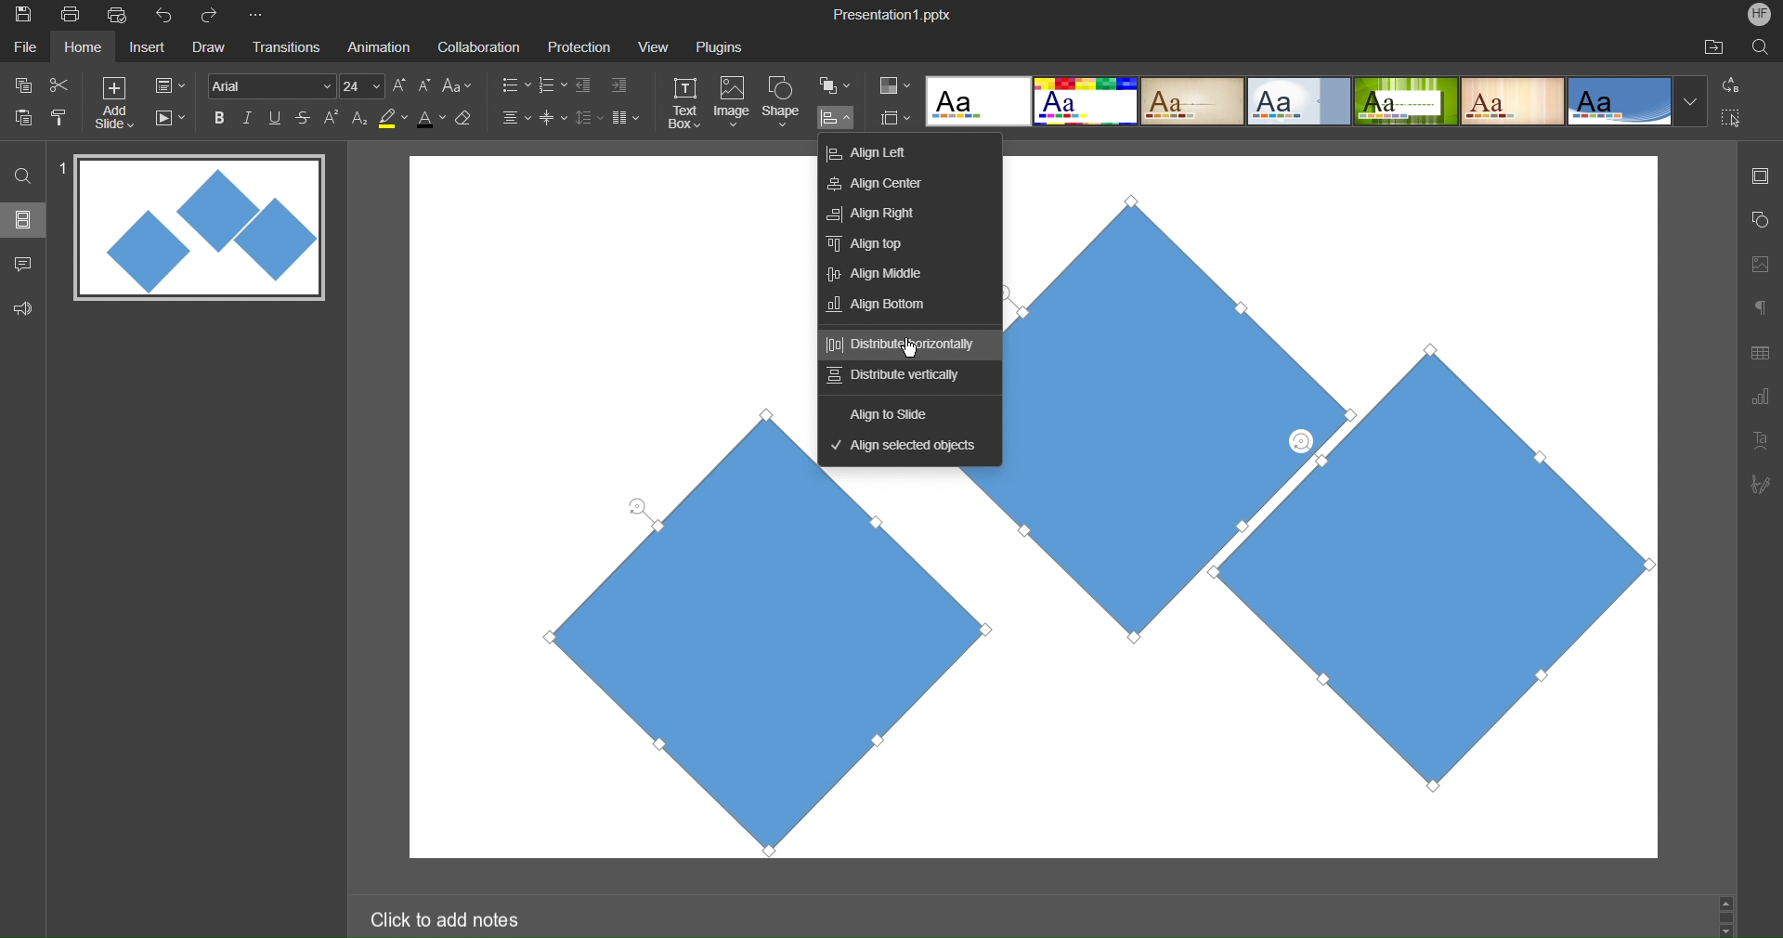 This screenshot has height=938, width=1783. Describe the element at coordinates (1757, 264) in the screenshot. I see `Image Settings` at that location.